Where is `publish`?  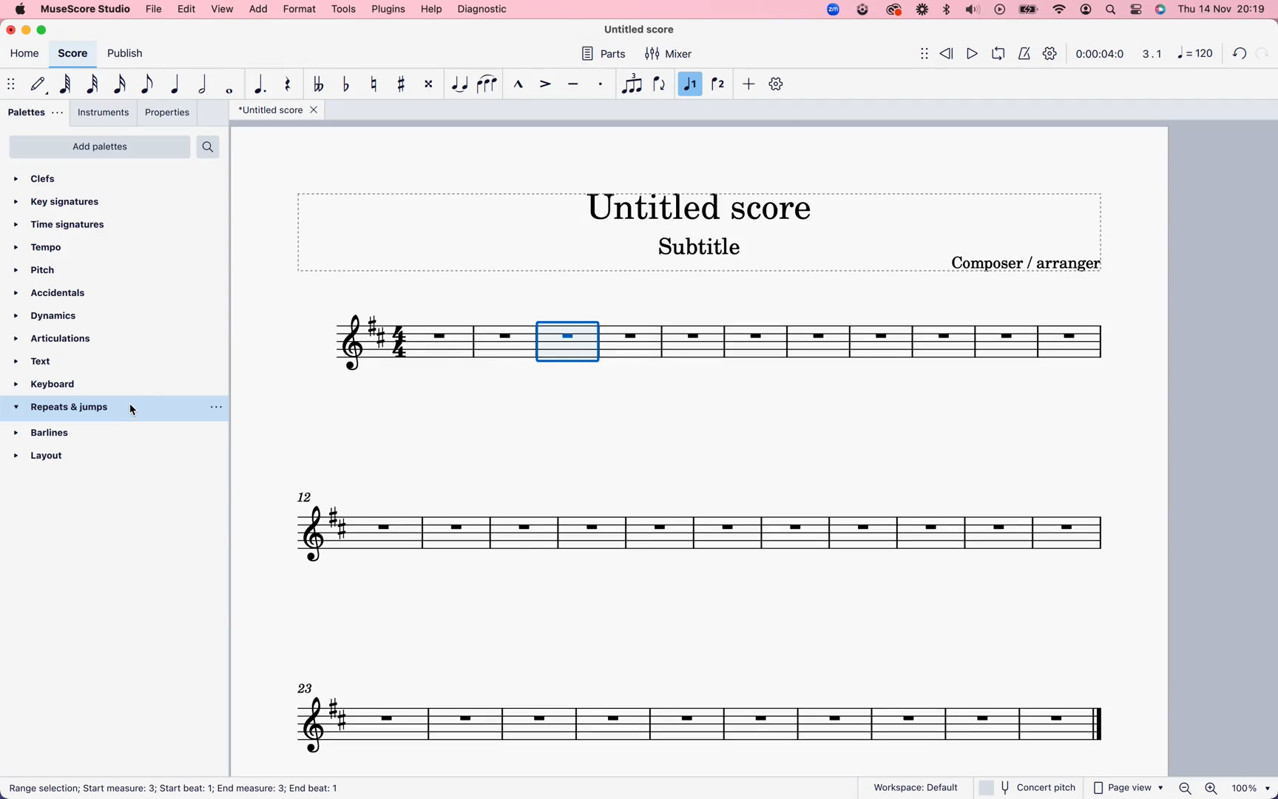 publish is located at coordinates (129, 55).